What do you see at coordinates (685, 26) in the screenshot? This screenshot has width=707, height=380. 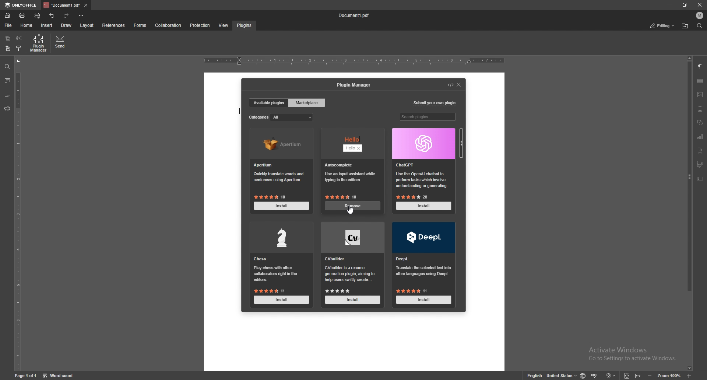 I see `locate file` at bounding box center [685, 26].